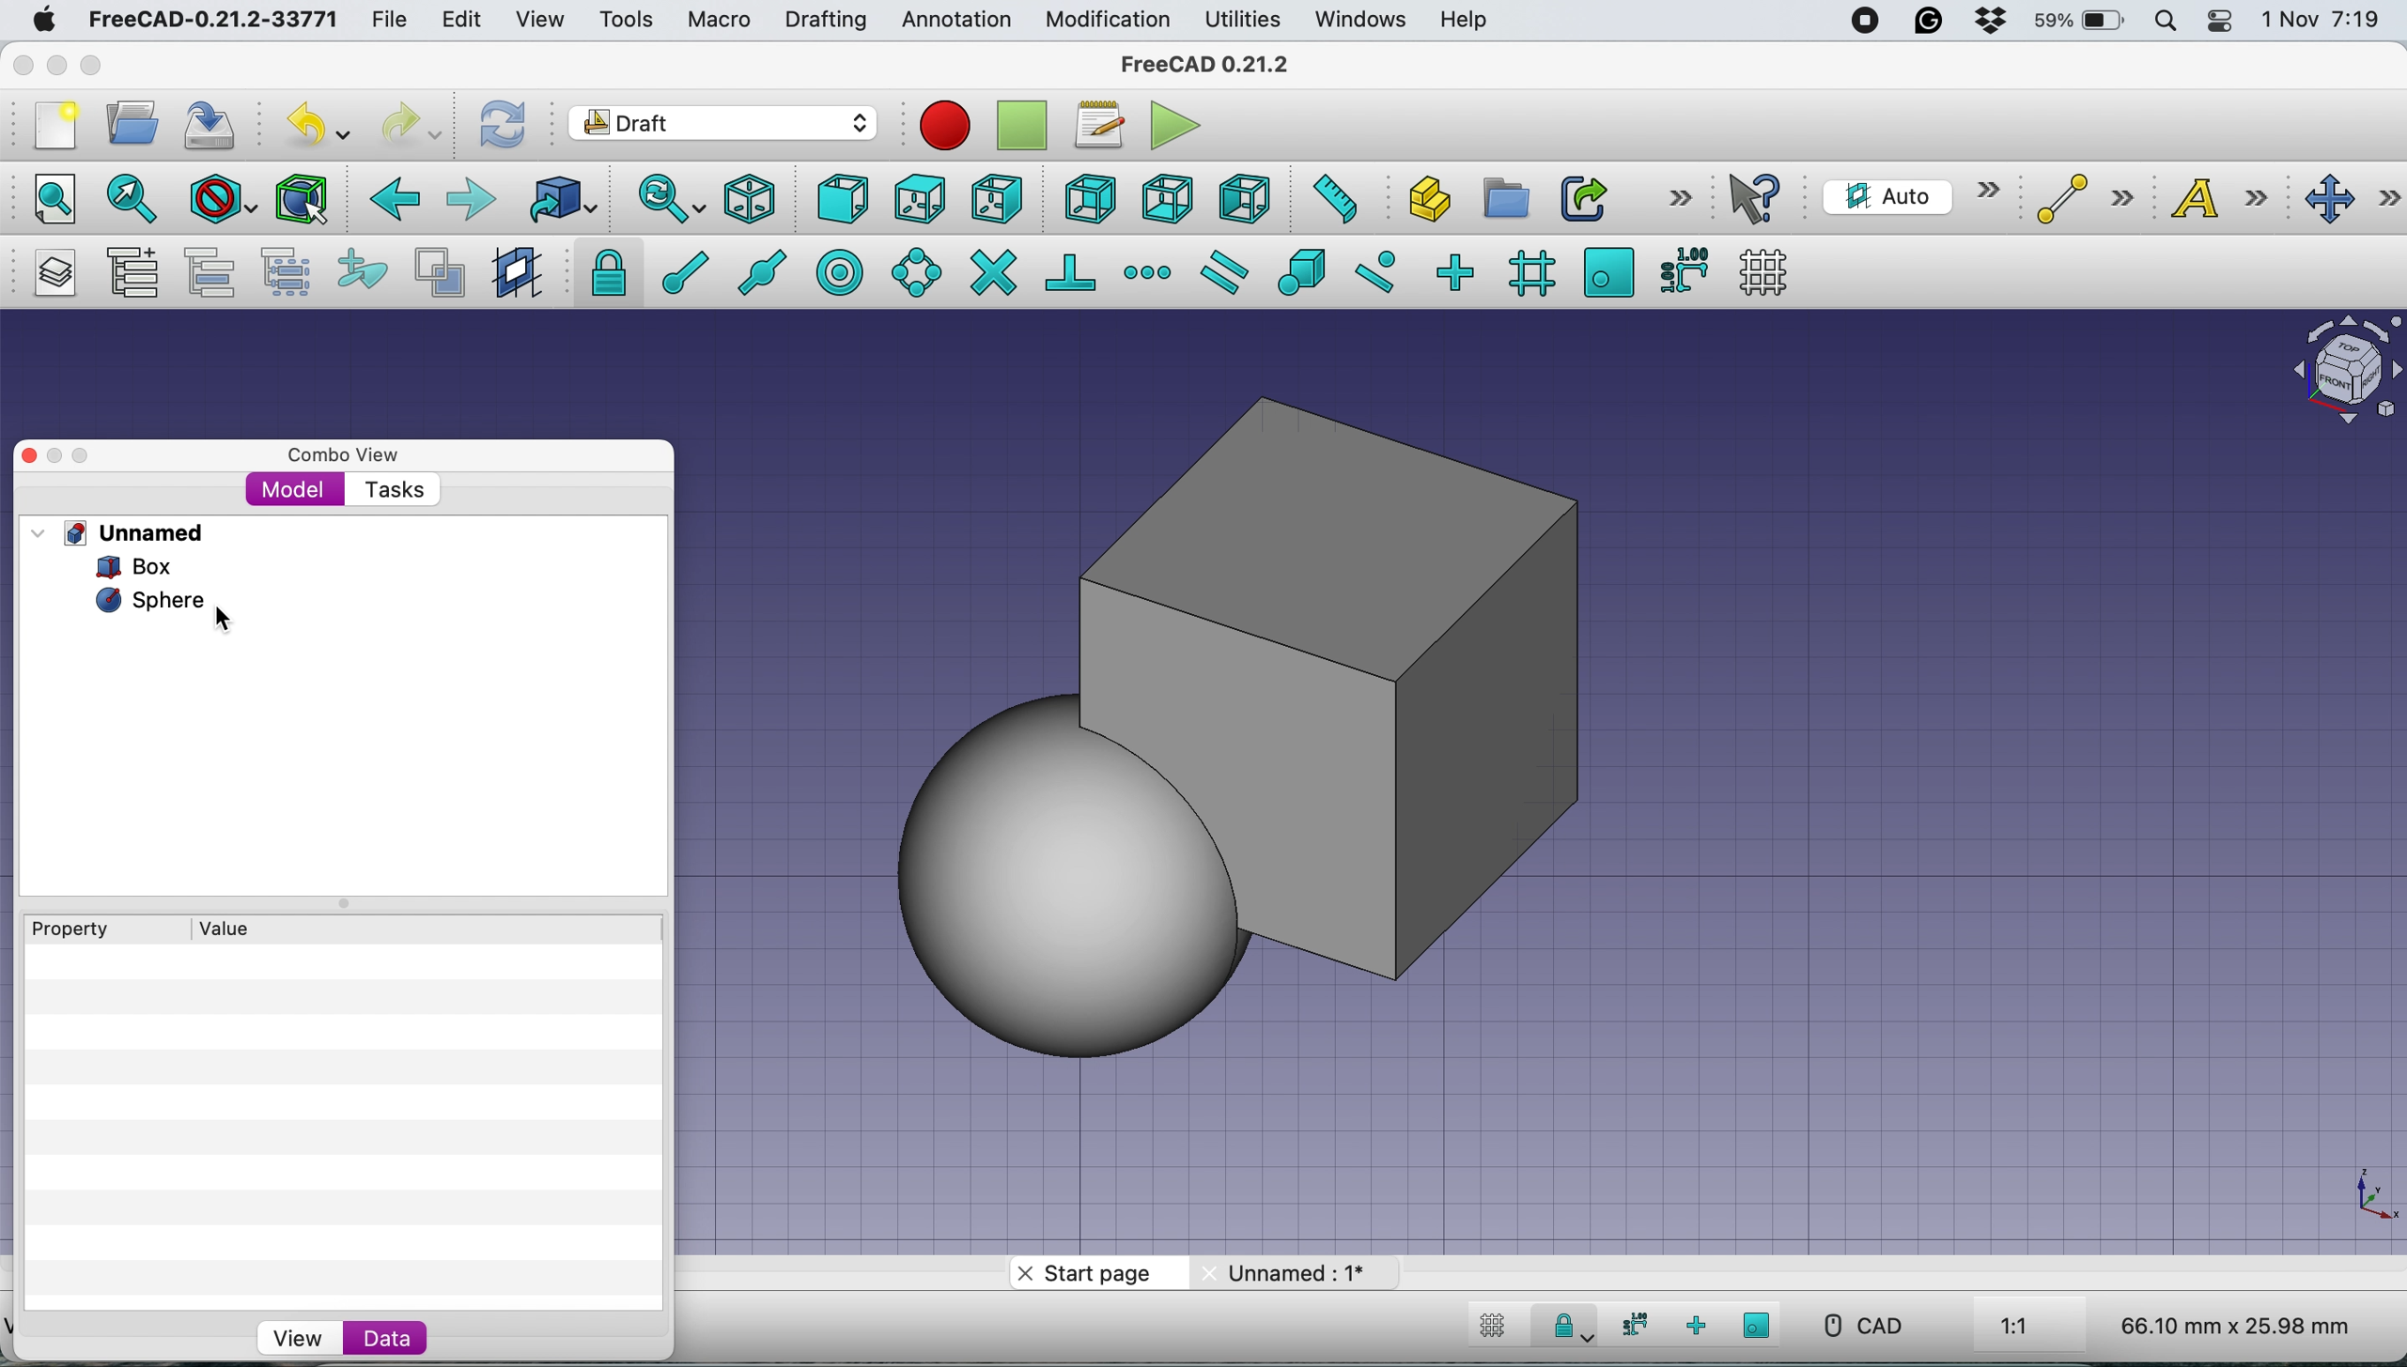 This screenshot has height=1367, width=2407. Describe the element at coordinates (148, 602) in the screenshot. I see `sphere` at that location.